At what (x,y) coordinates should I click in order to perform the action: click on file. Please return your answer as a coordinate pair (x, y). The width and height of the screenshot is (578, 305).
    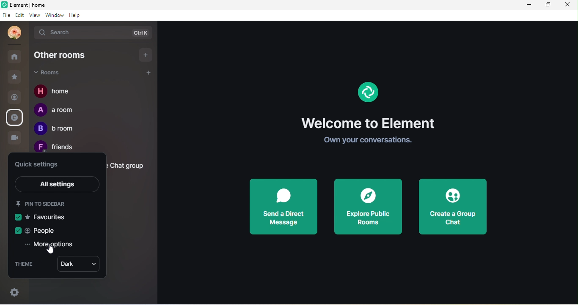
    Looking at the image, I should click on (7, 16).